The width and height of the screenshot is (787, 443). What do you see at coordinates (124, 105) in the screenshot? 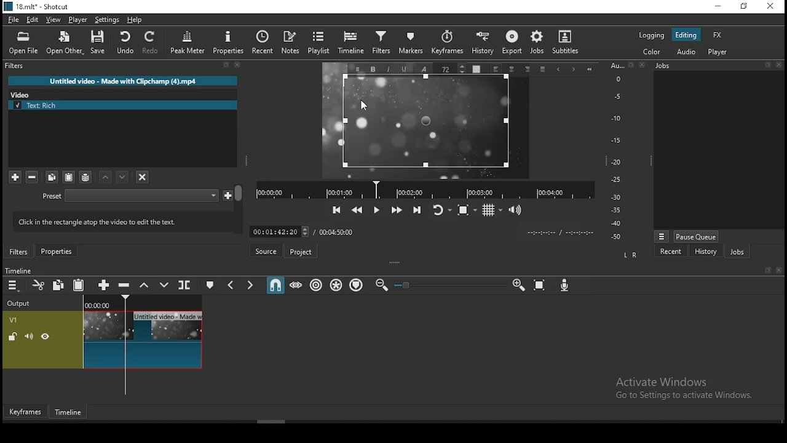
I see `text rich` at bounding box center [124, 105].